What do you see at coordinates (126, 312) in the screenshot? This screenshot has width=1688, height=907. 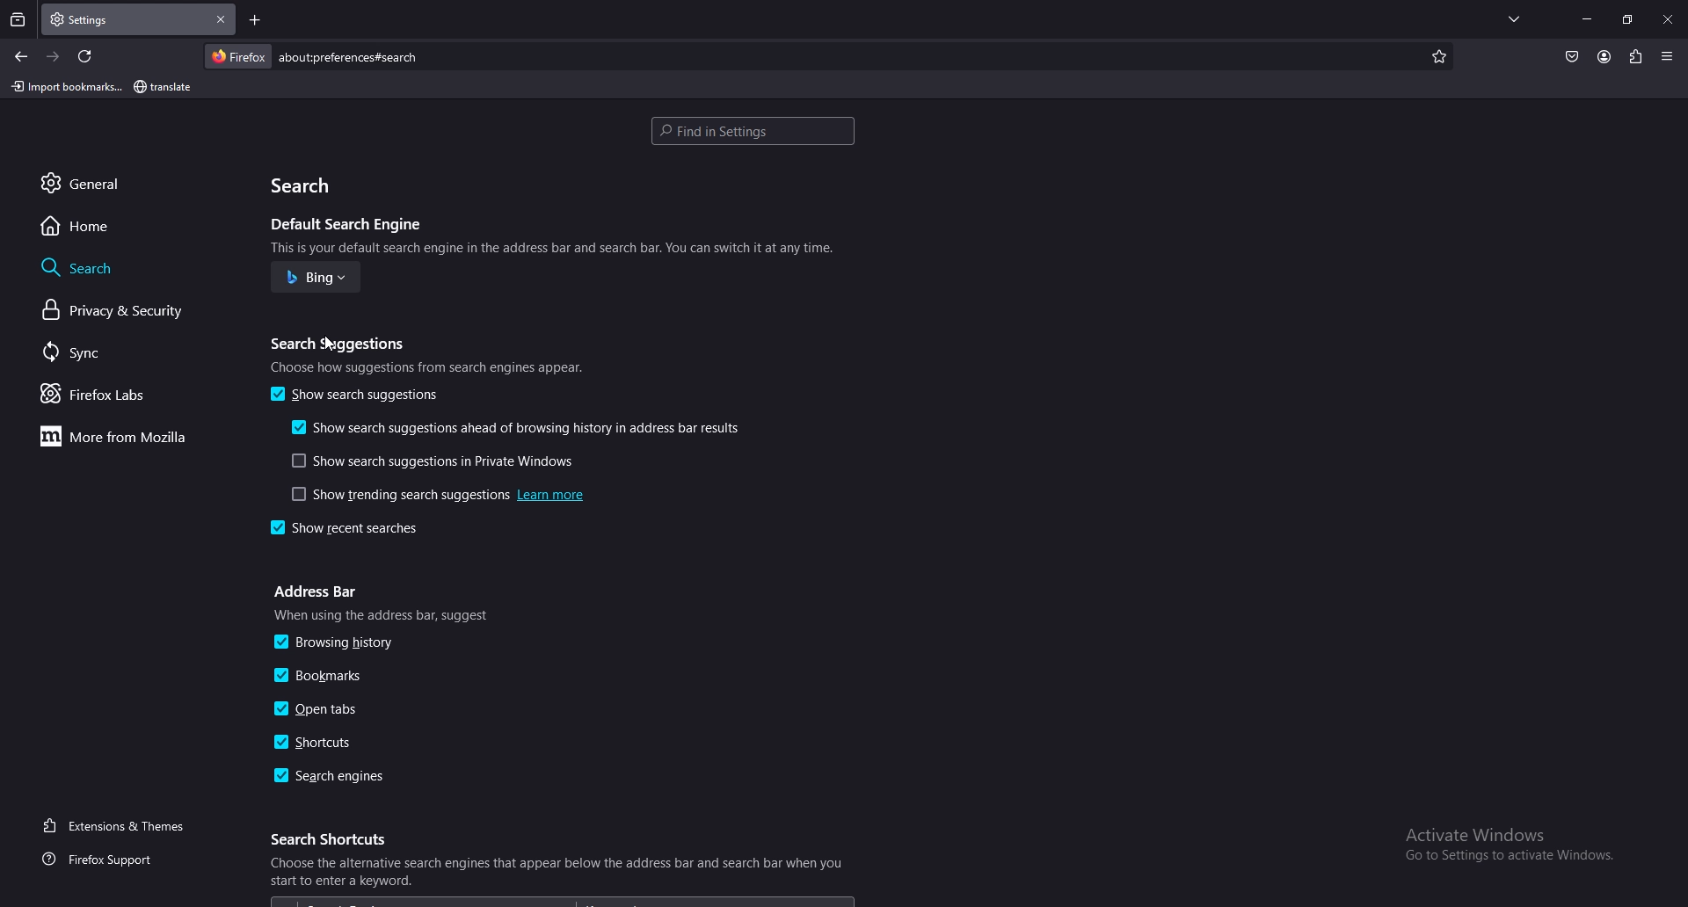 I see `privacy and security` at bounding box center [126, 312].